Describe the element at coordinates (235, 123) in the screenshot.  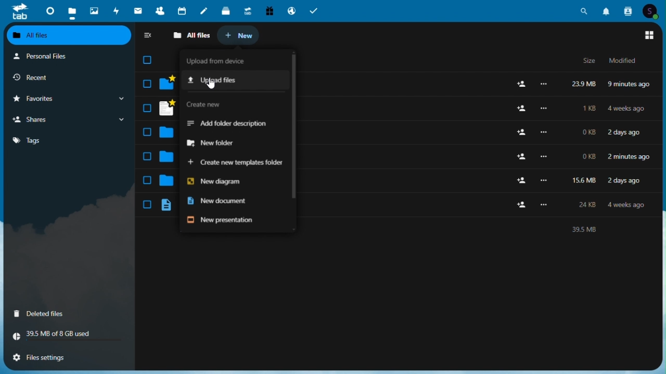
I see `Add folder description` at that location.